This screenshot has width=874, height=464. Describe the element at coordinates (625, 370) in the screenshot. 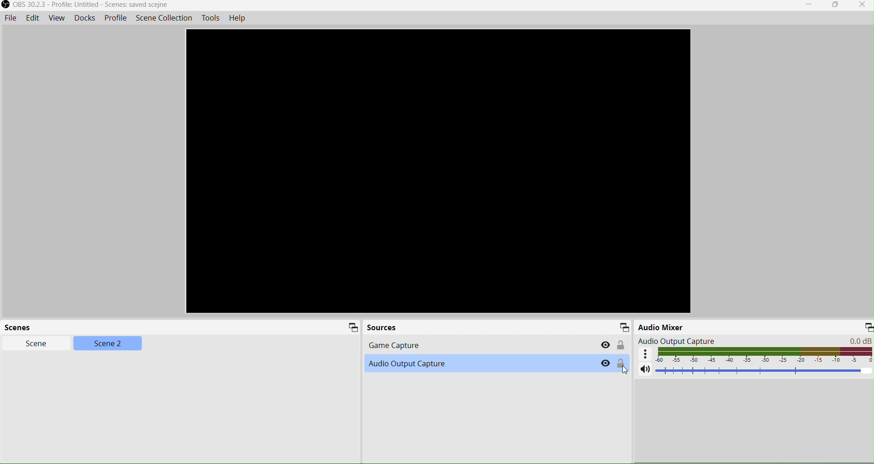

I see `Cursor` at that location.